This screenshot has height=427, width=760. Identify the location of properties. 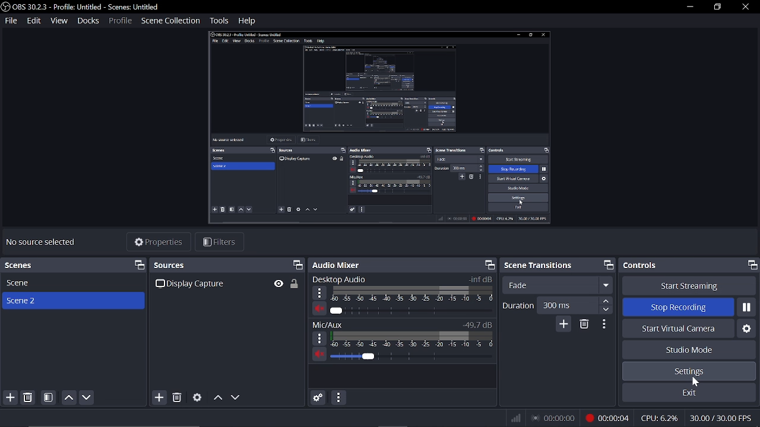
(158, 243).